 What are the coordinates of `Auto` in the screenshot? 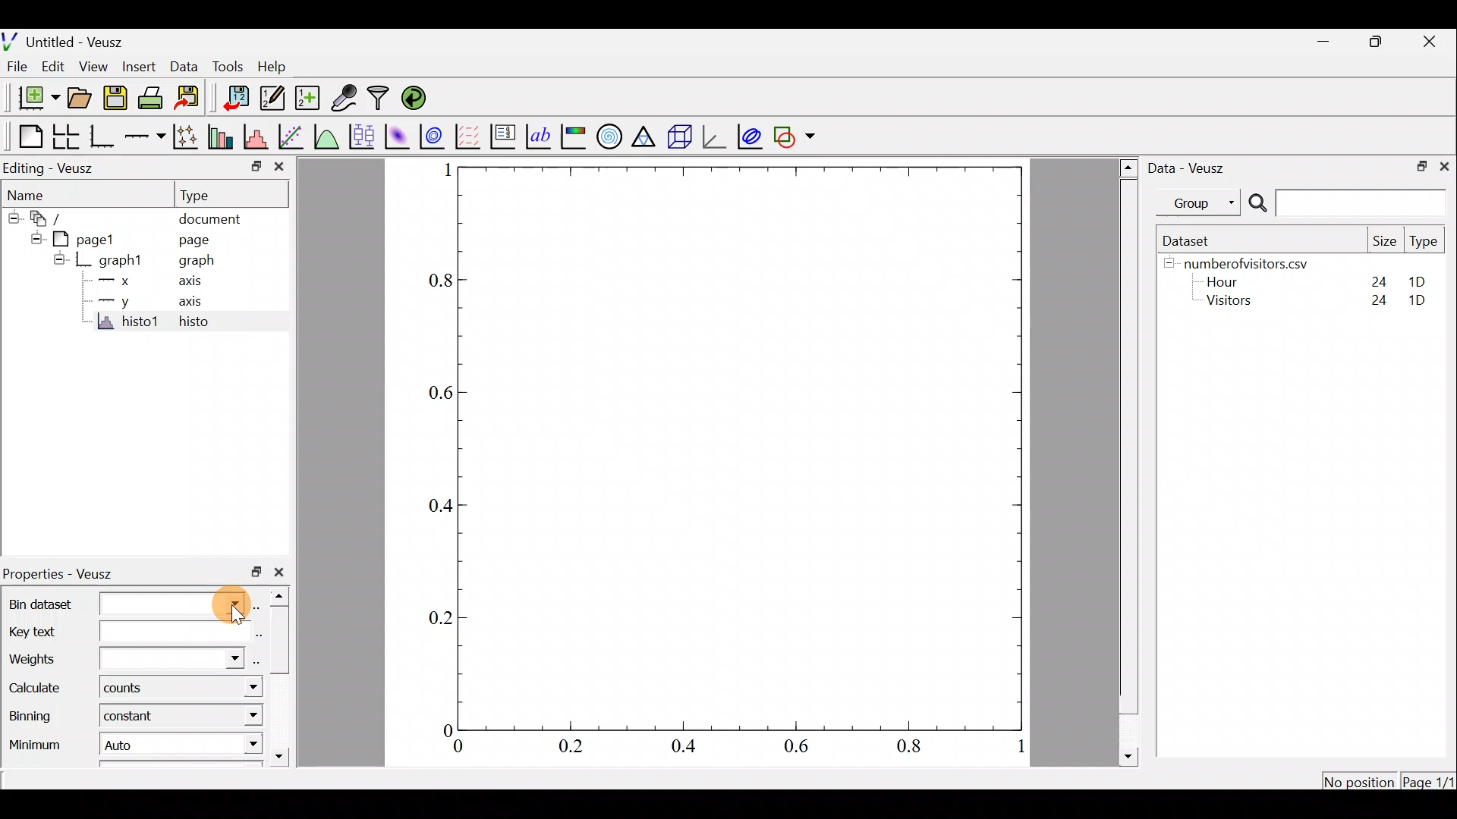 It's located at (144, 744).